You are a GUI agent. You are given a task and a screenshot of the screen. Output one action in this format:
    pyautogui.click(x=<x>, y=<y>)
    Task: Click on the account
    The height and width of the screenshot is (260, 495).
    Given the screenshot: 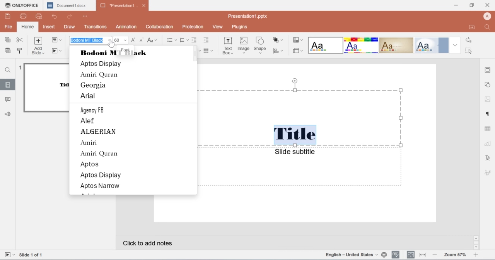 What is the action you would take?
    pyautogui.click(x=488, y=16)
    